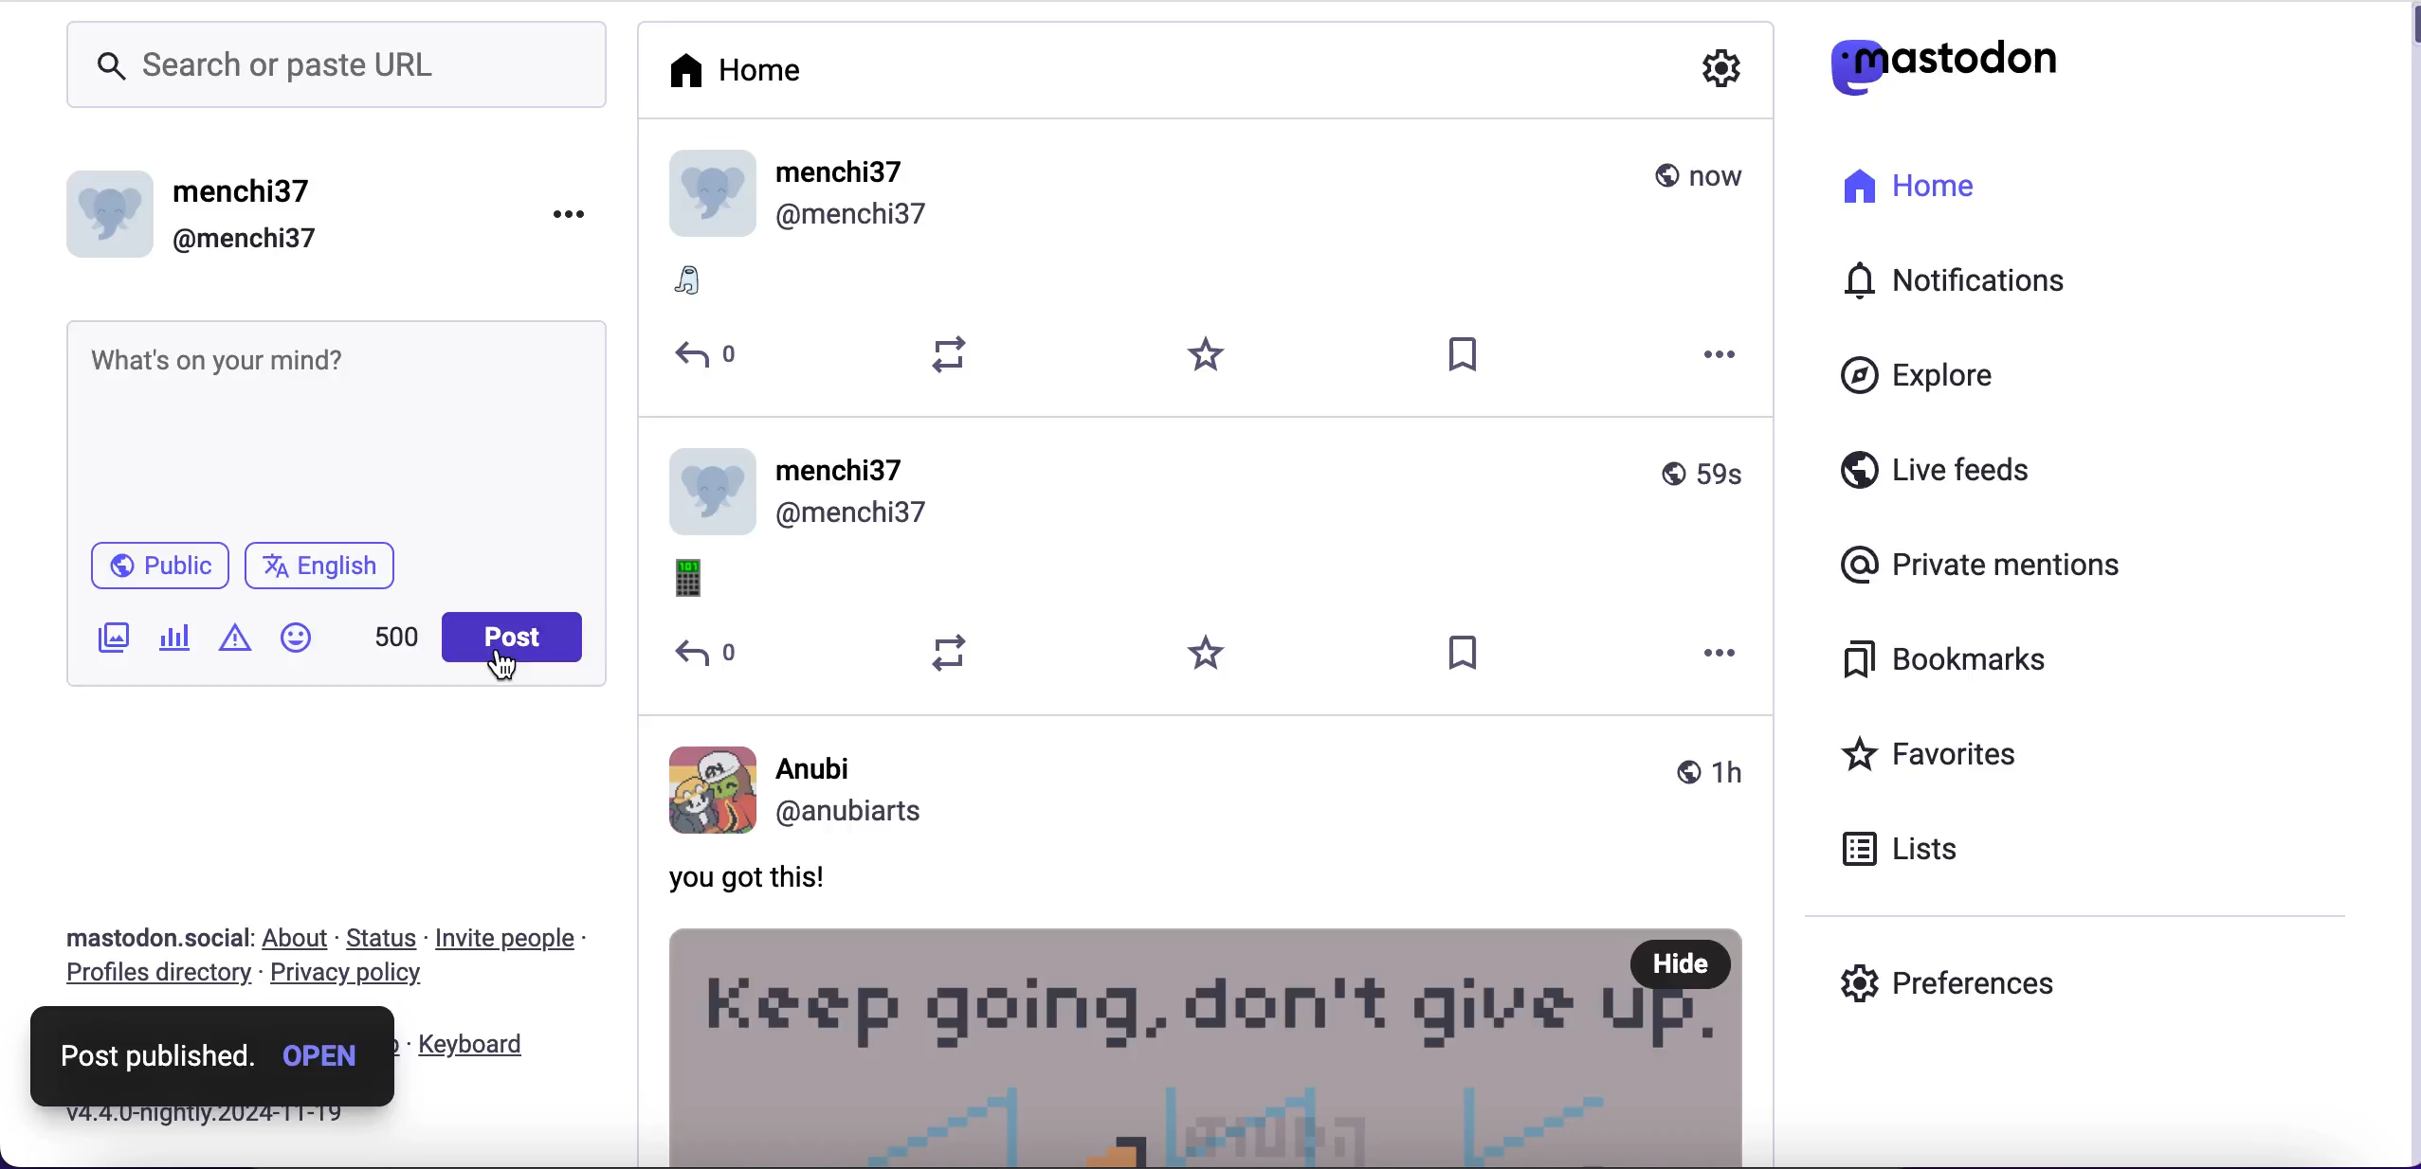  I want to click on emoji, so click(703, 284).